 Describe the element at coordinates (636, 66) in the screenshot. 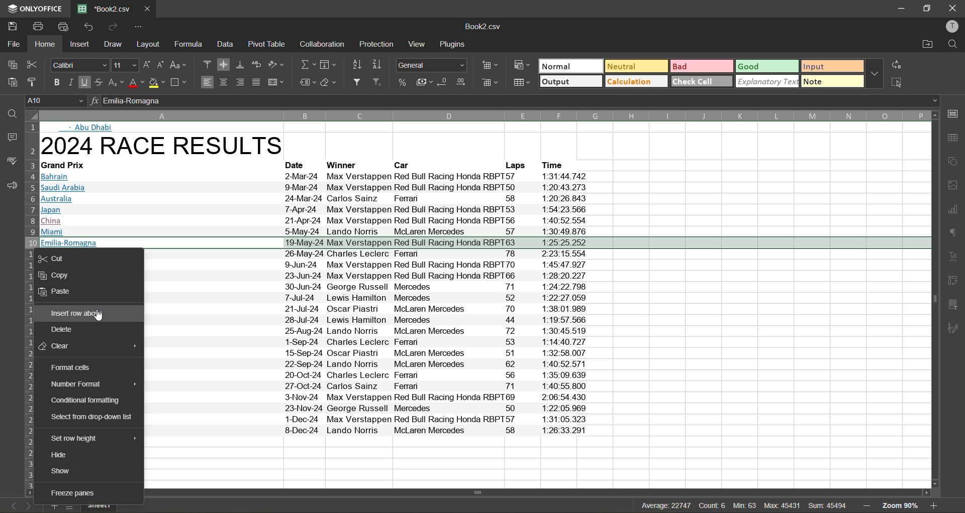

I see `neutral` at that location.